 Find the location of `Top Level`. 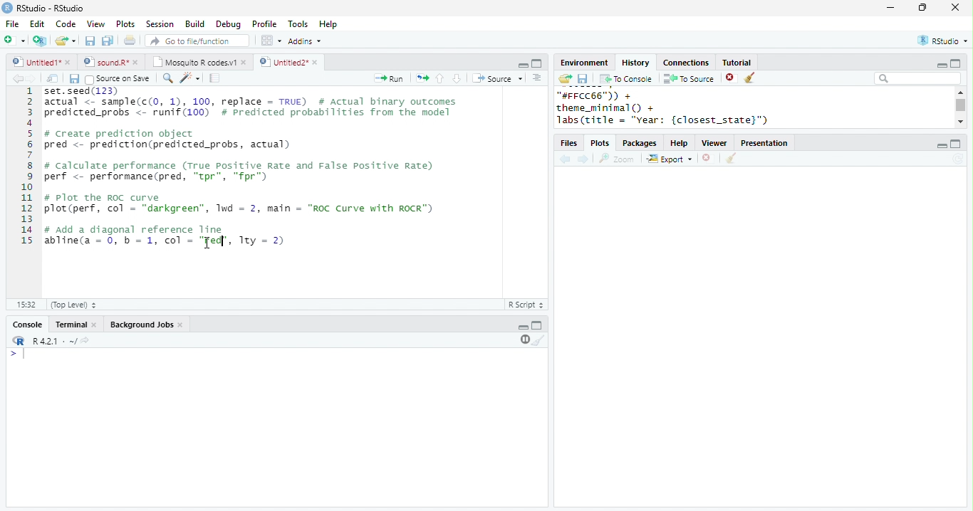

Top Level is located at coordinates (75, 305).